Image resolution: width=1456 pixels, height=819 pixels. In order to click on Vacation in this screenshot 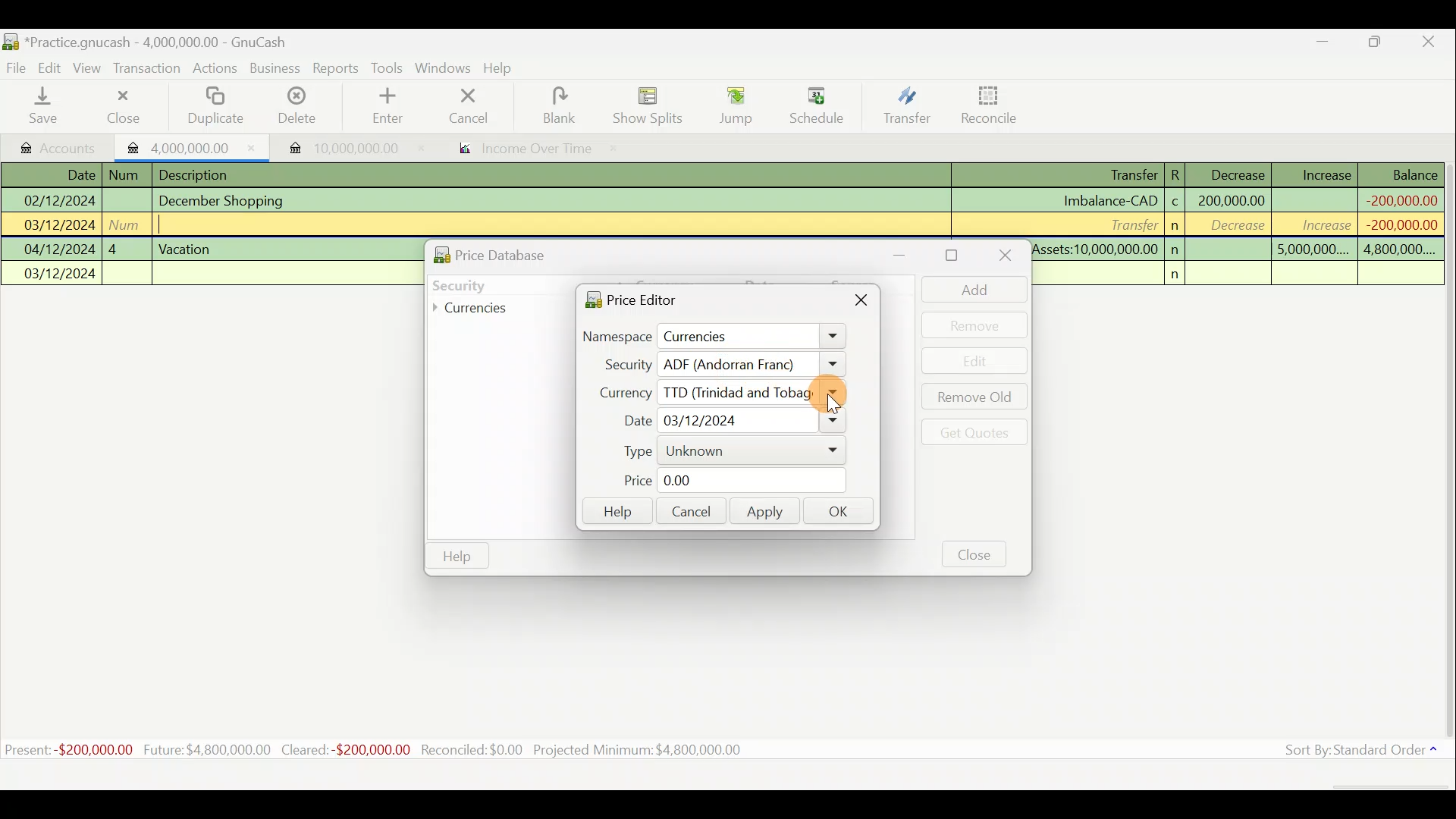, I will do `click(187, 247)`.